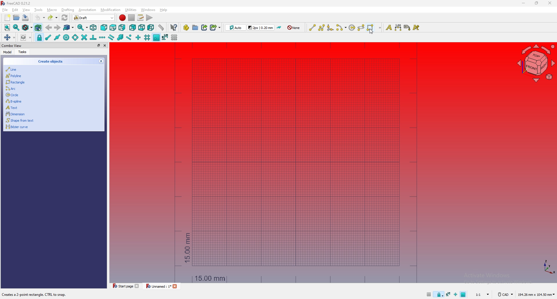 This screenshot has width=557, height=299. Describe the element at coordinates (548, 267) in the screenshot. I see `axis` at that location.